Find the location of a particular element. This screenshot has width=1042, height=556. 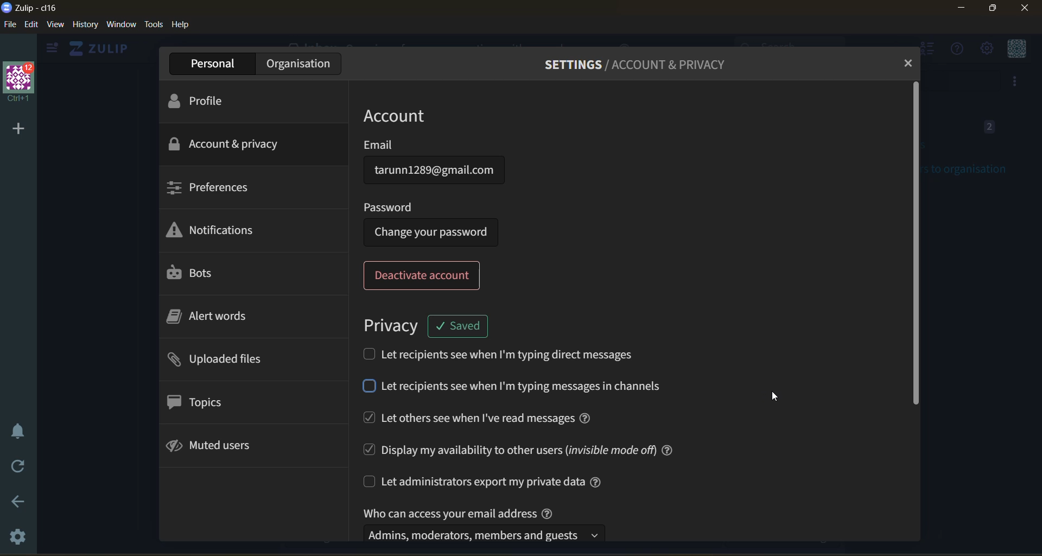

email: tarunn1289@gmail.com is located at coordinates (435, 164).